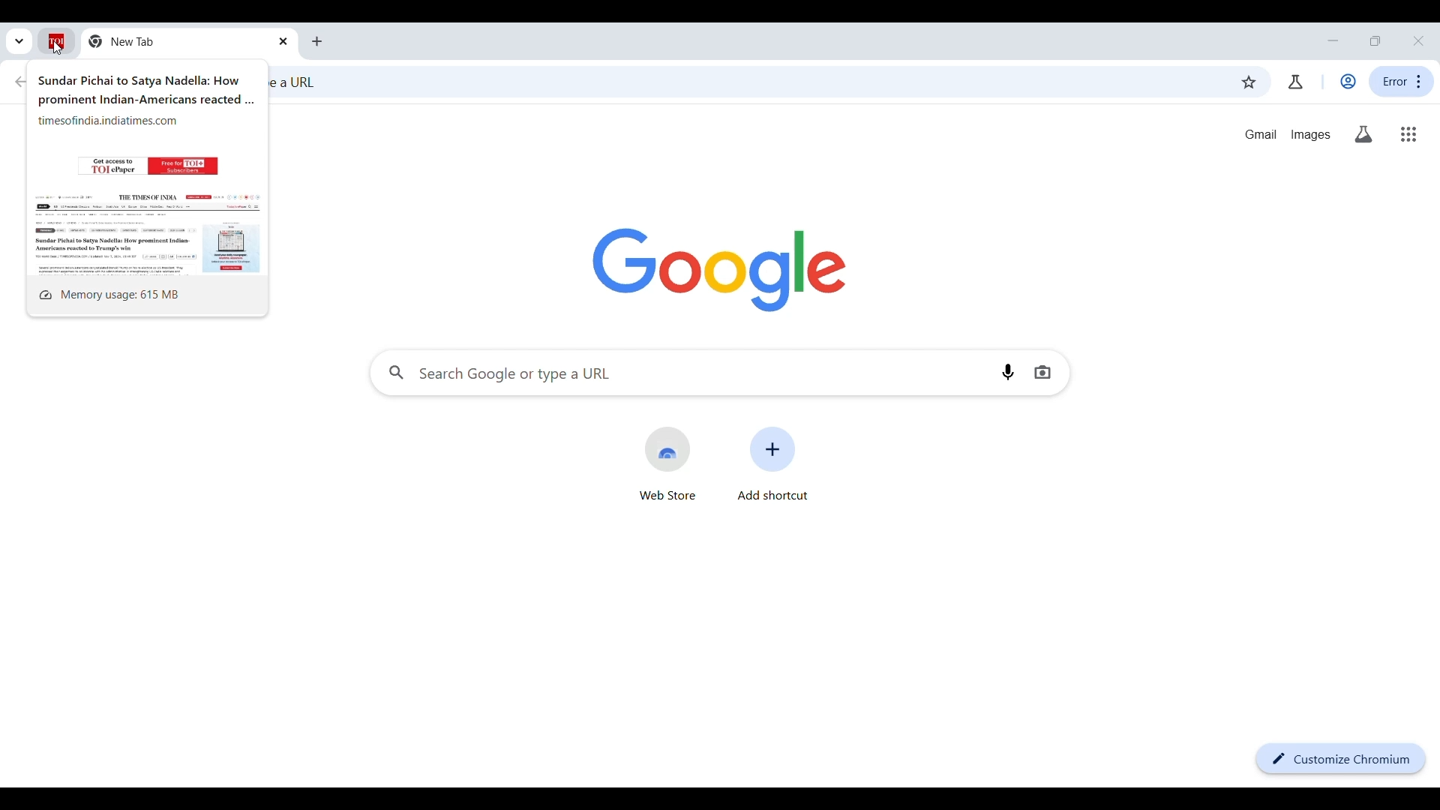 This screenshot has height=810, width=1440. I want to click on Bookmark current tab, so click(1248, 82).